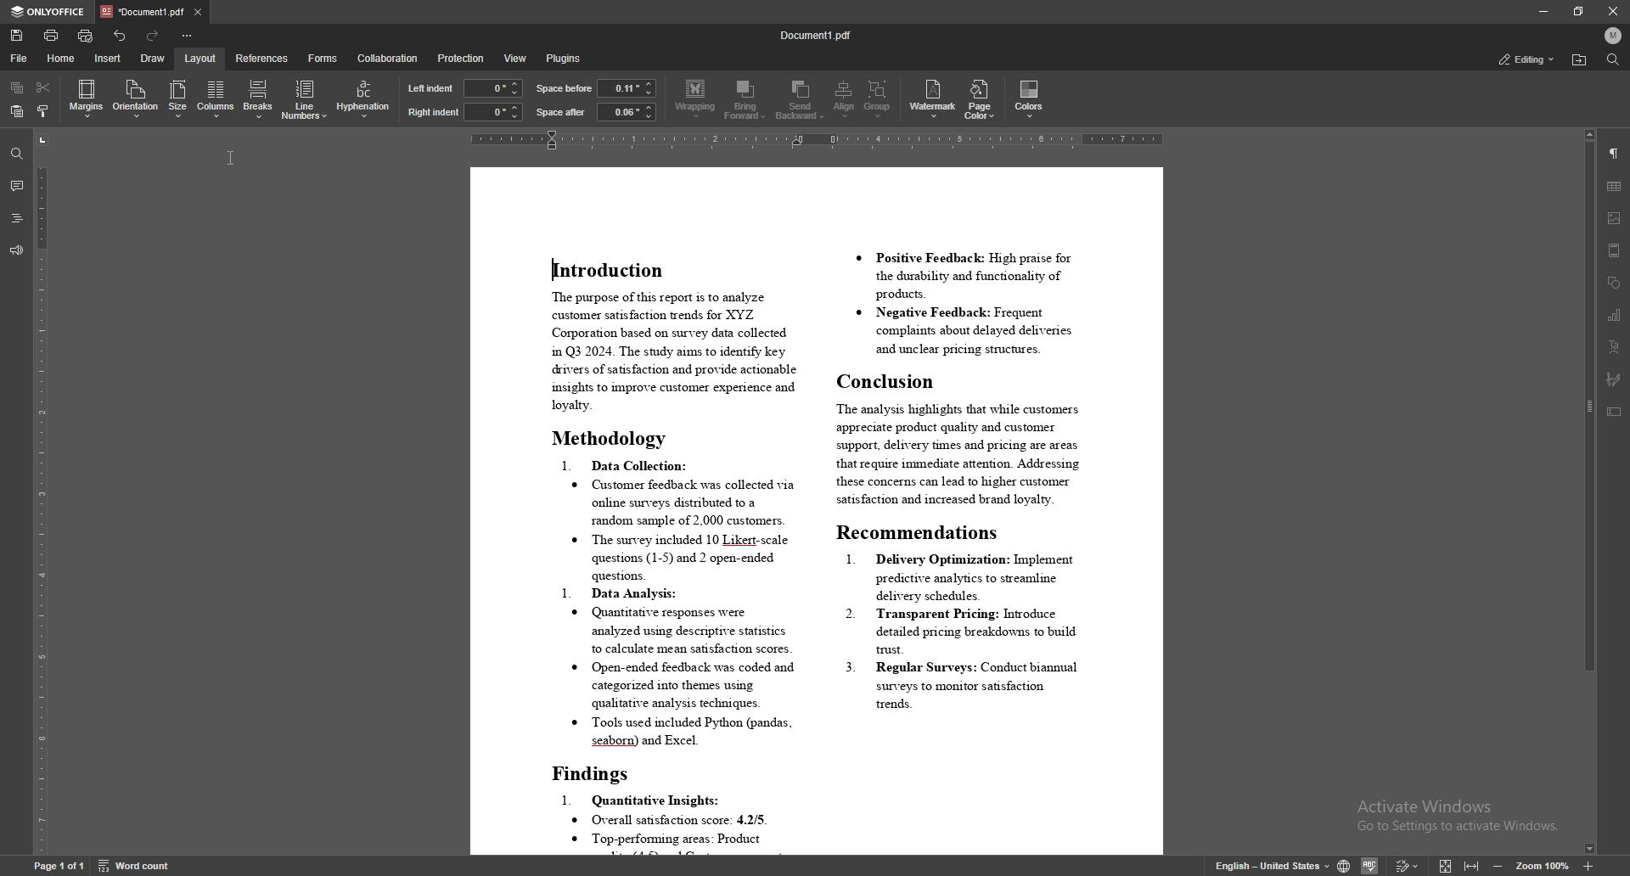  What do you see at coordinates (49, 13) in the screenshot?
I see `onlyoffice` at bounding box center [49, 13].